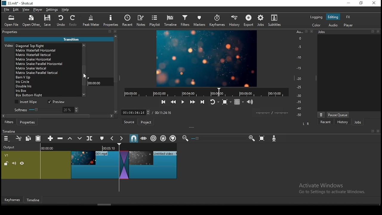 This screenshot has height=215, width=382. What do you see at coordinates (80, 139) in the screenshot?
I see `overwrite` at bounding box center [80, 139].